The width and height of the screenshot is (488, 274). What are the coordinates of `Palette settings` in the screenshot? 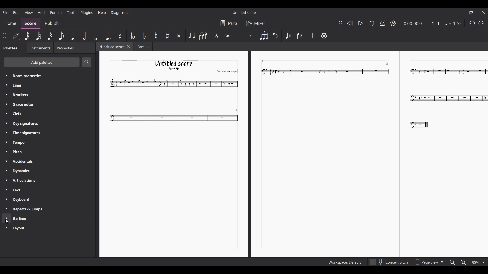 It's located at (18, 170).